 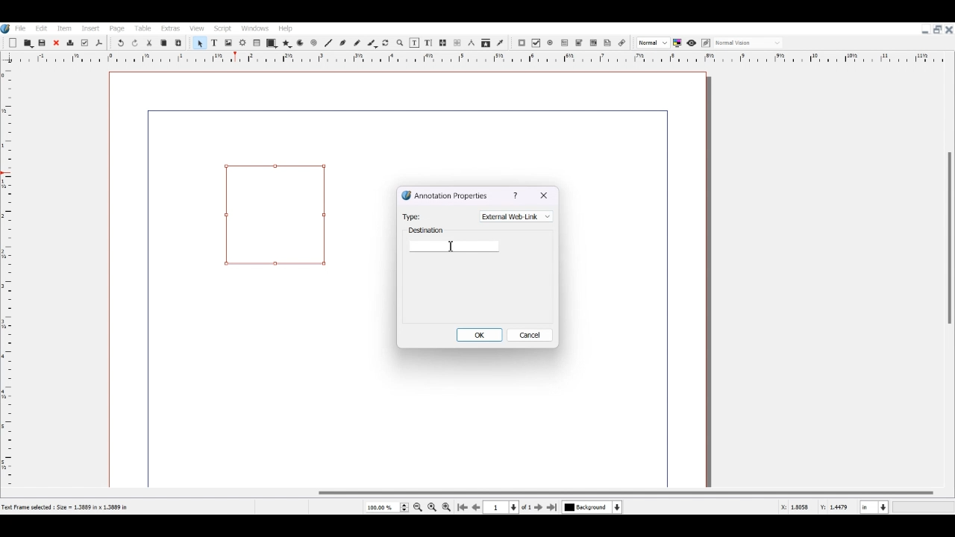 What do you see at coordinates (328, 43) in the screenshot?
I see `Line` at bounding box center [328, 43].